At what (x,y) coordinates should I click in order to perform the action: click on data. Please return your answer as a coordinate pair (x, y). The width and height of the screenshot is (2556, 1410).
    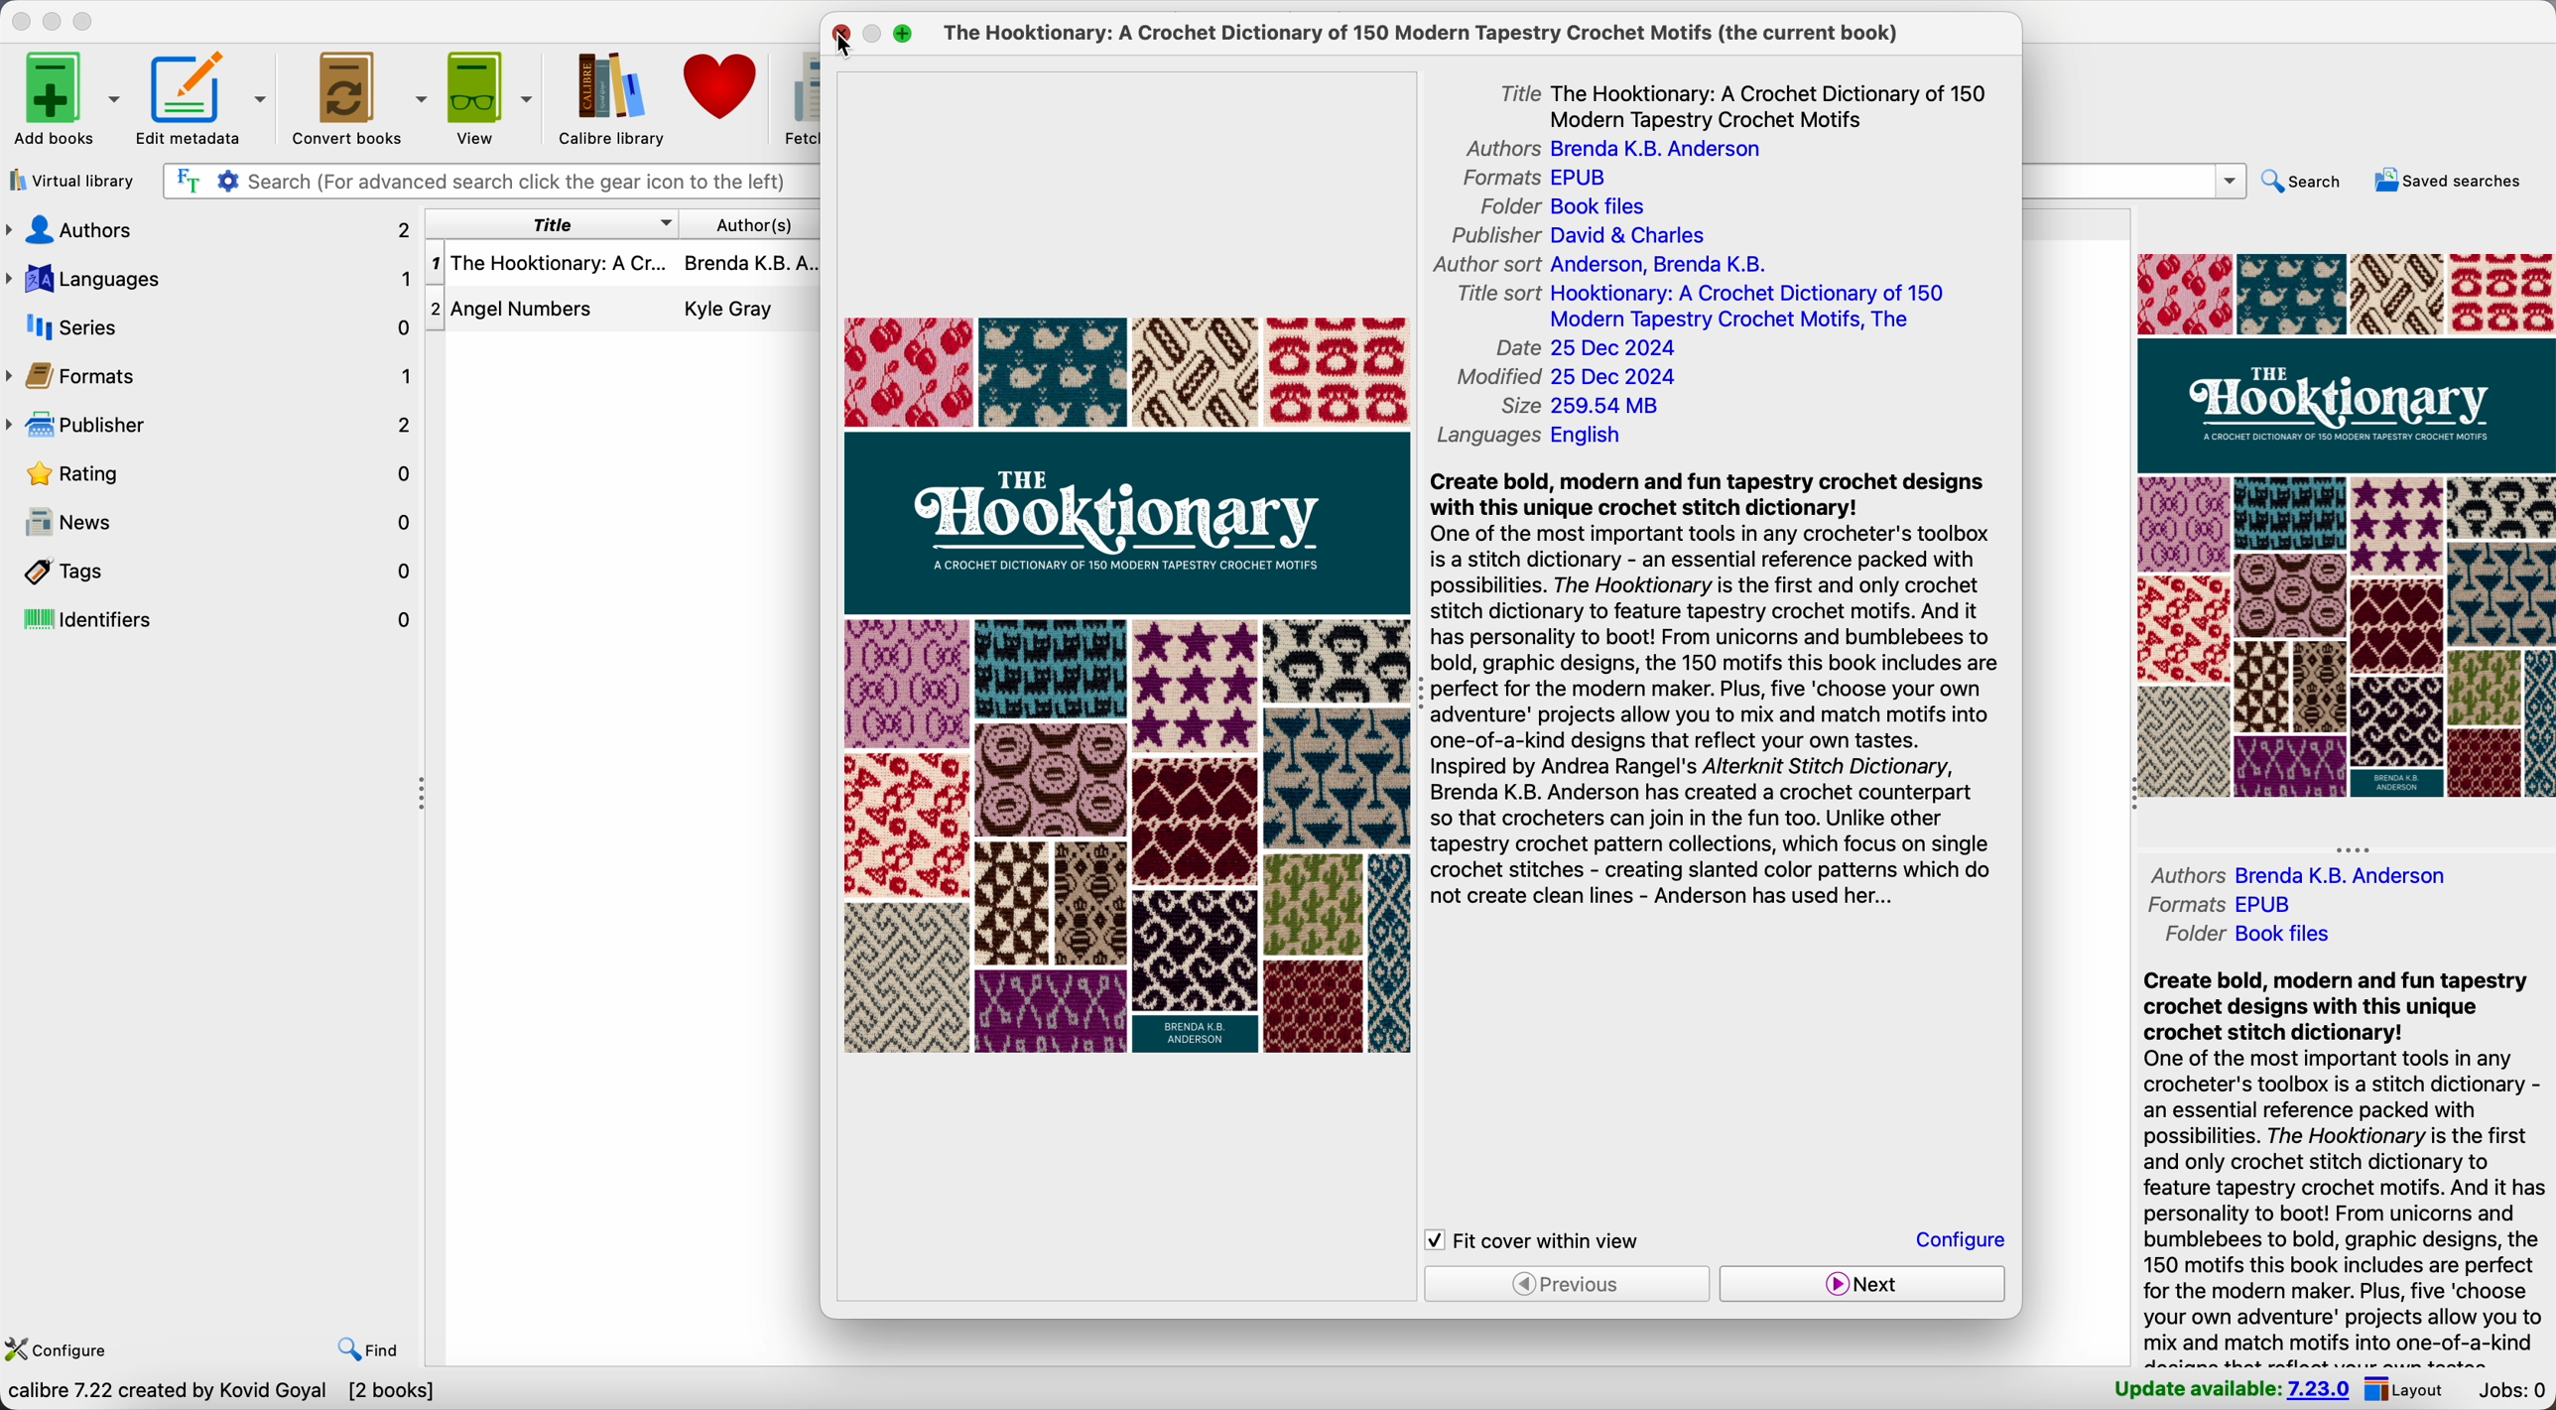
    Looking at the image, I should click on (220, 1393).